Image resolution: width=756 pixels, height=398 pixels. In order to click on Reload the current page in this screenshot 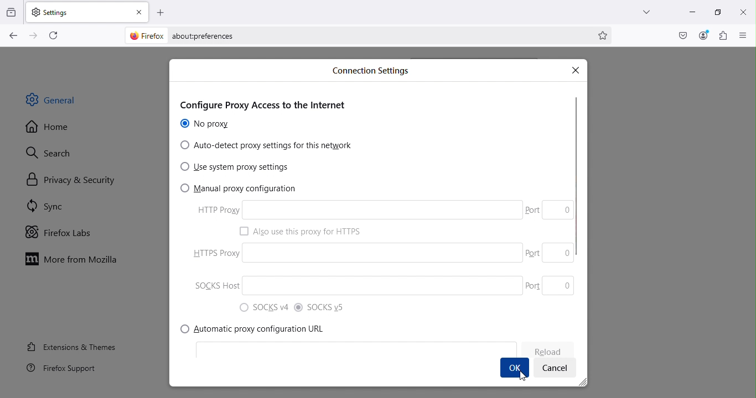, I will do `click(51, 35)`.